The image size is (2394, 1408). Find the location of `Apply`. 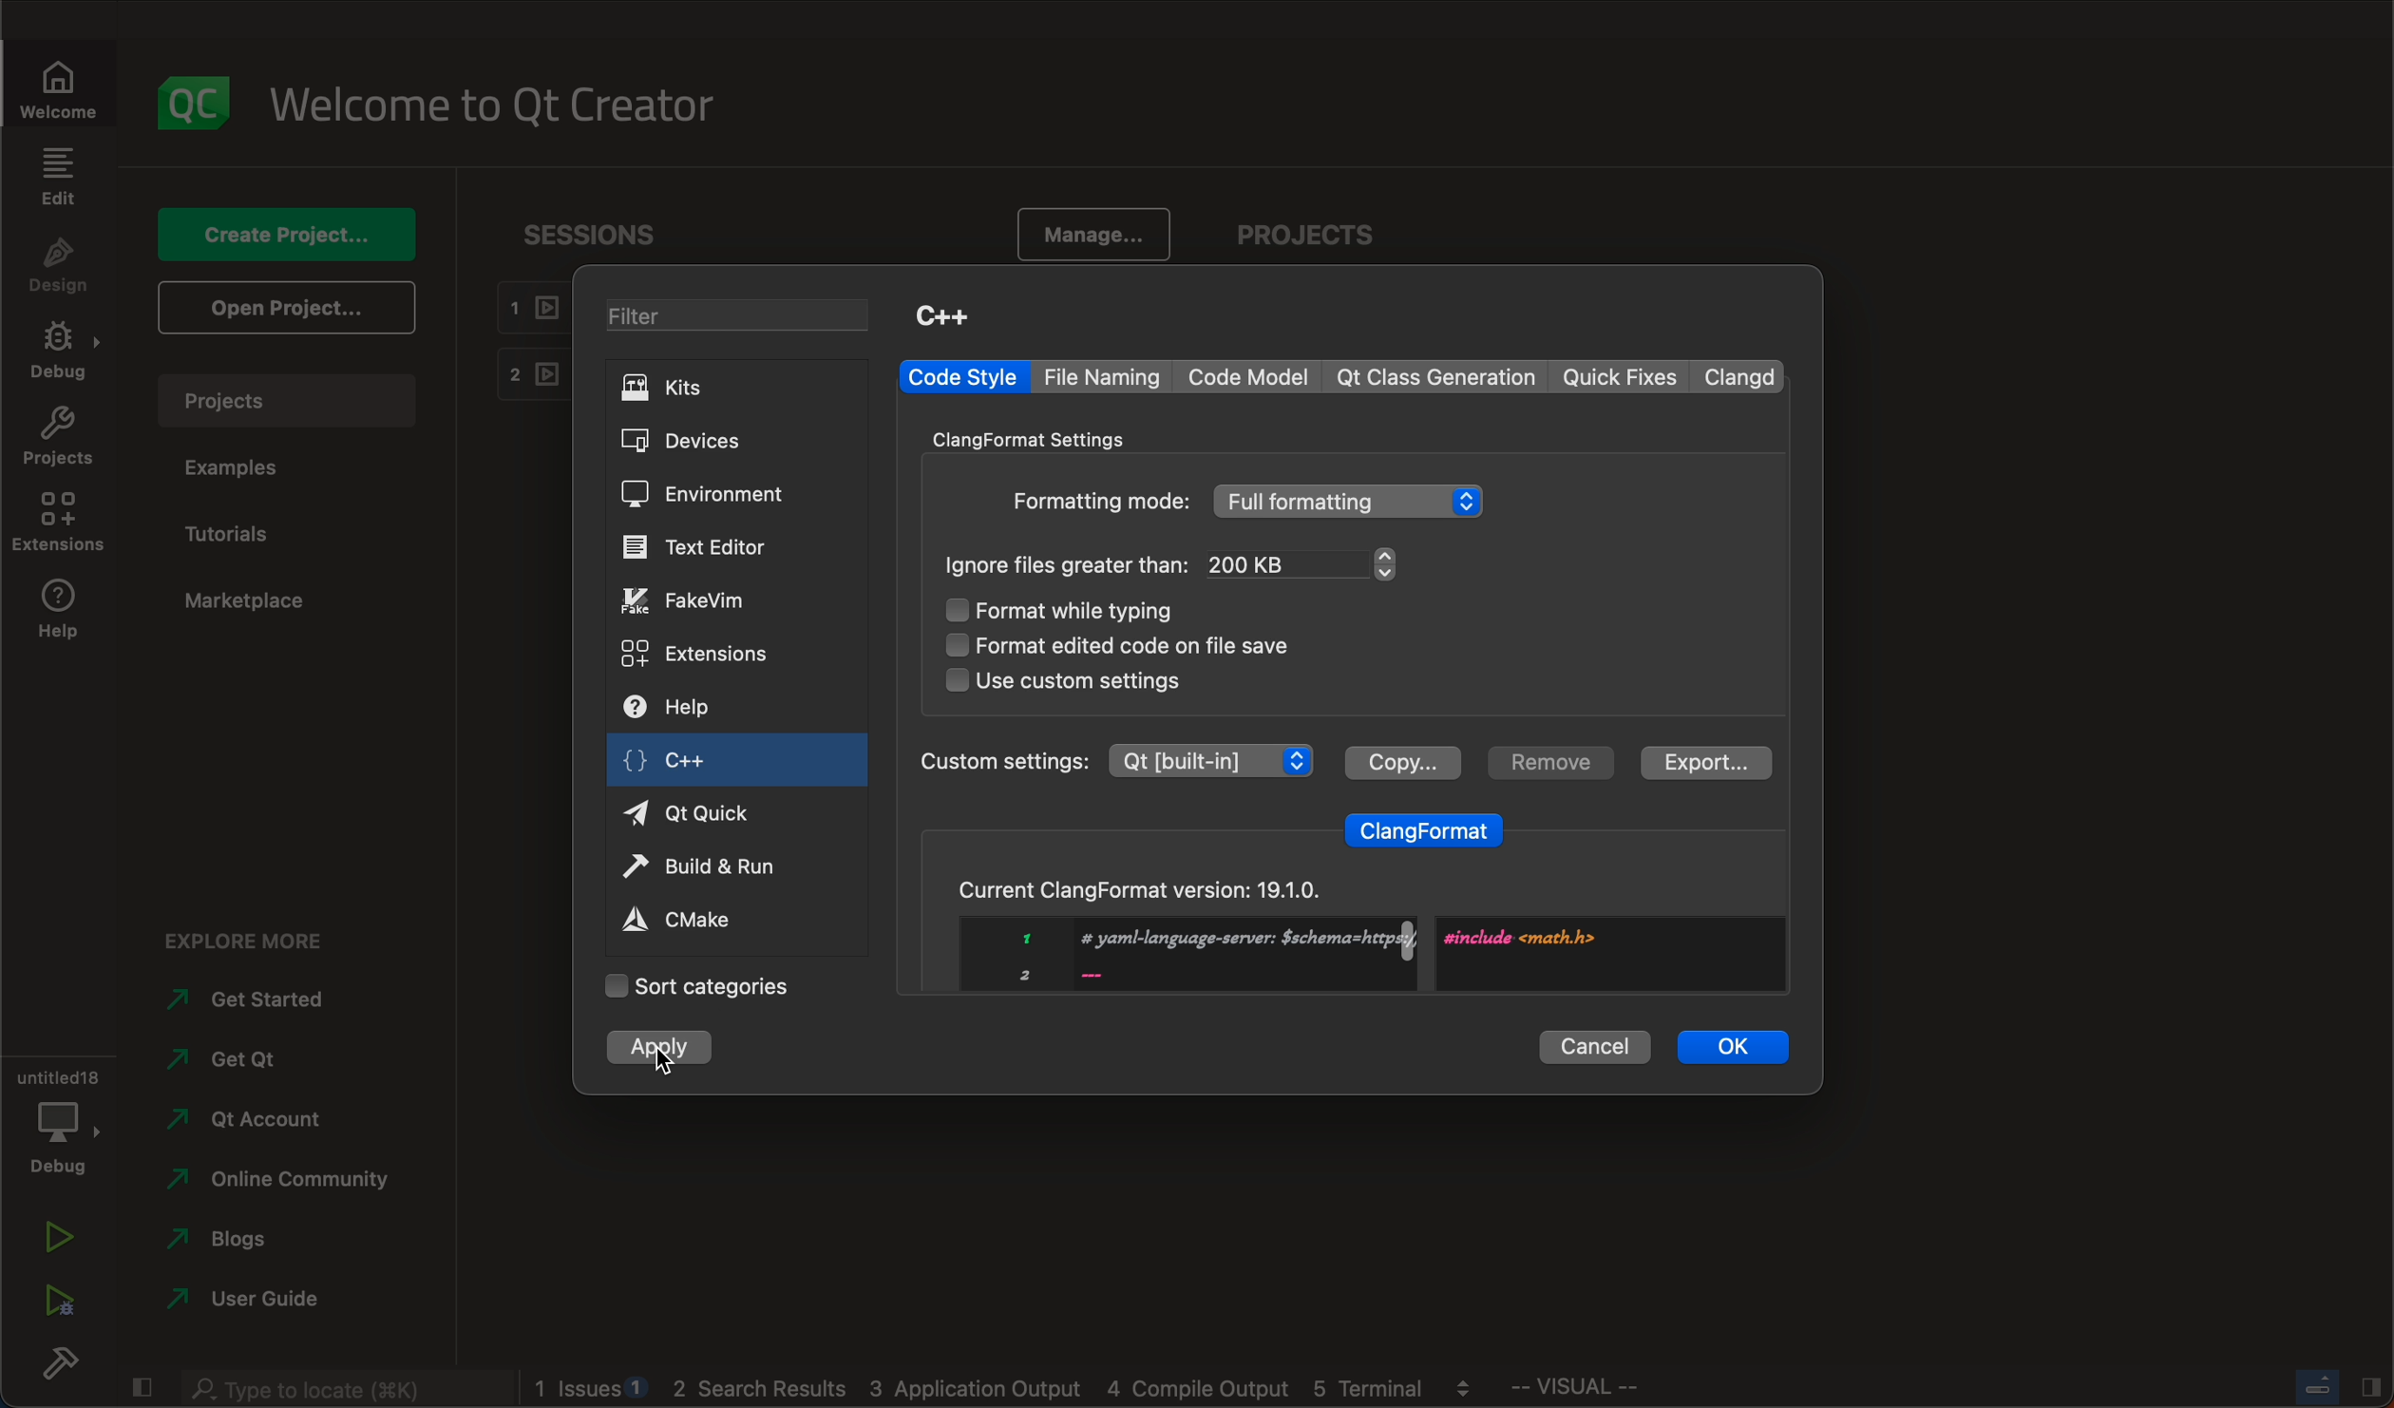

Apply is located at coordinates (660, 1054).